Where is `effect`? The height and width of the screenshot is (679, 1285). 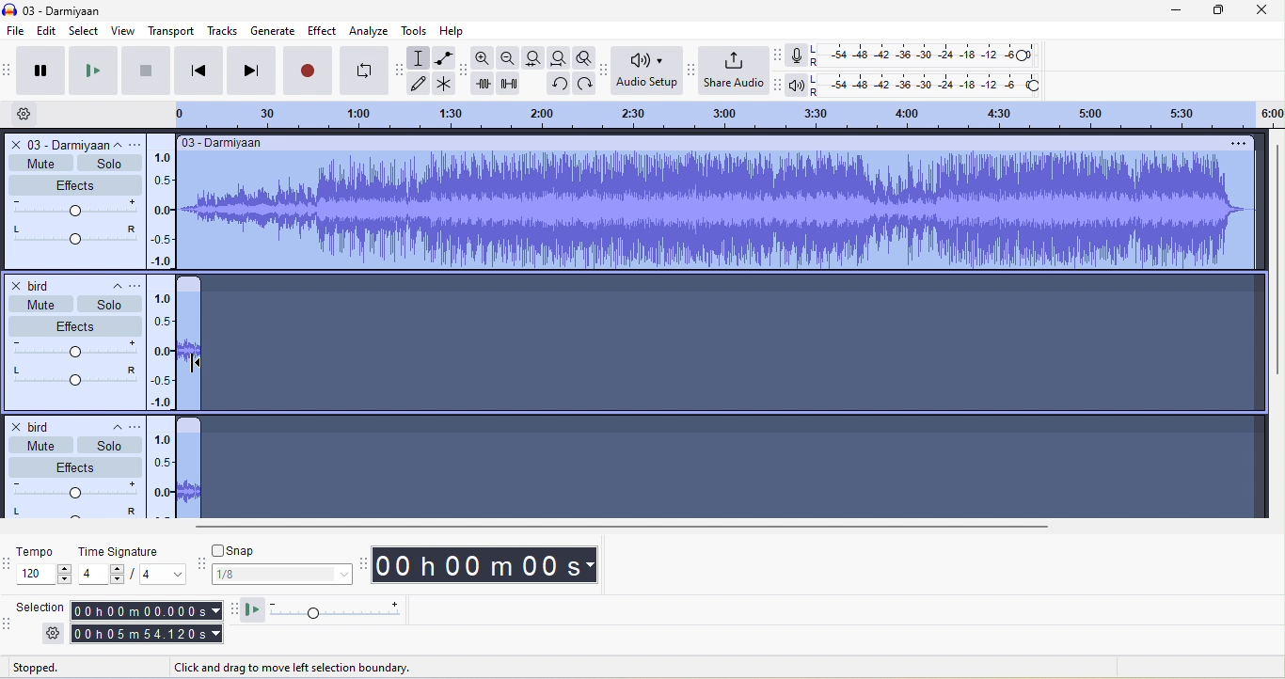 effect is located at coordinates (75, 324).